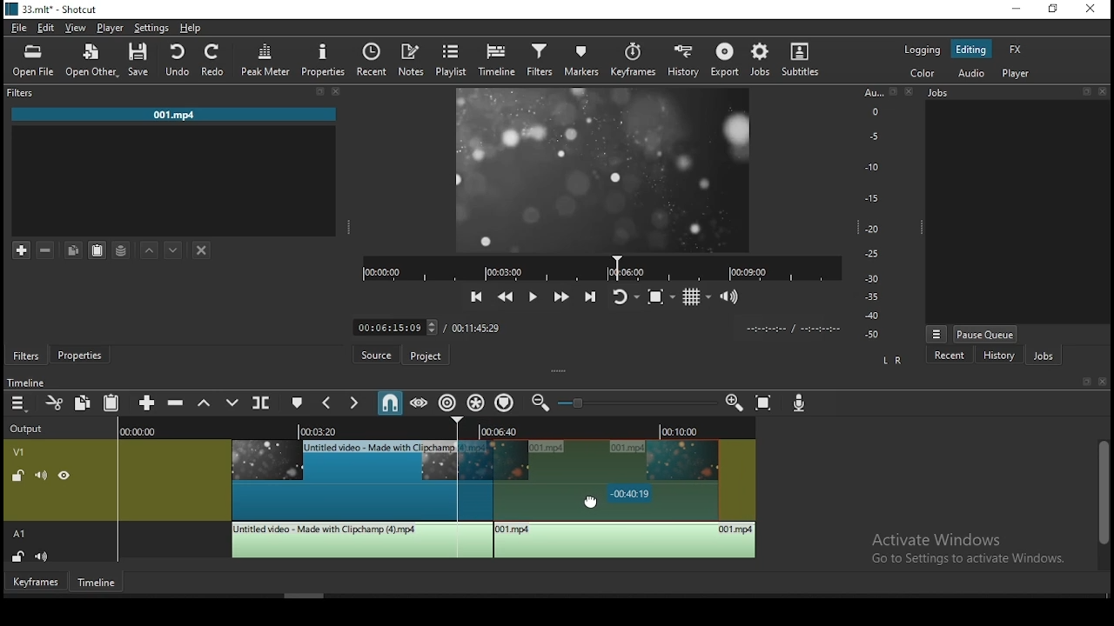 This screenshot has height=626, width=1114. Describe the element at coordinates (180, 60) in the screenshot. I see `undo` at that location.